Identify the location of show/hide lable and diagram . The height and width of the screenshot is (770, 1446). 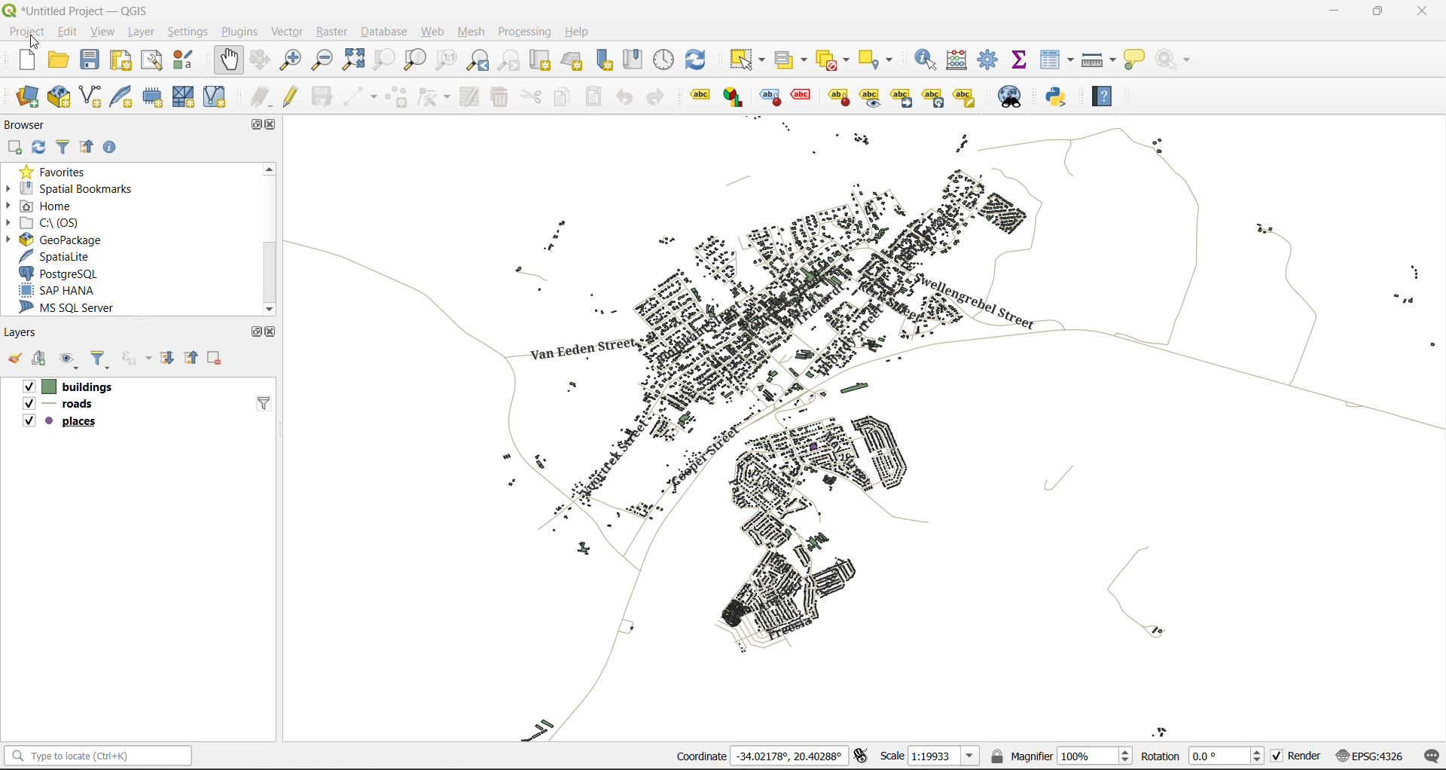
(837, 96).